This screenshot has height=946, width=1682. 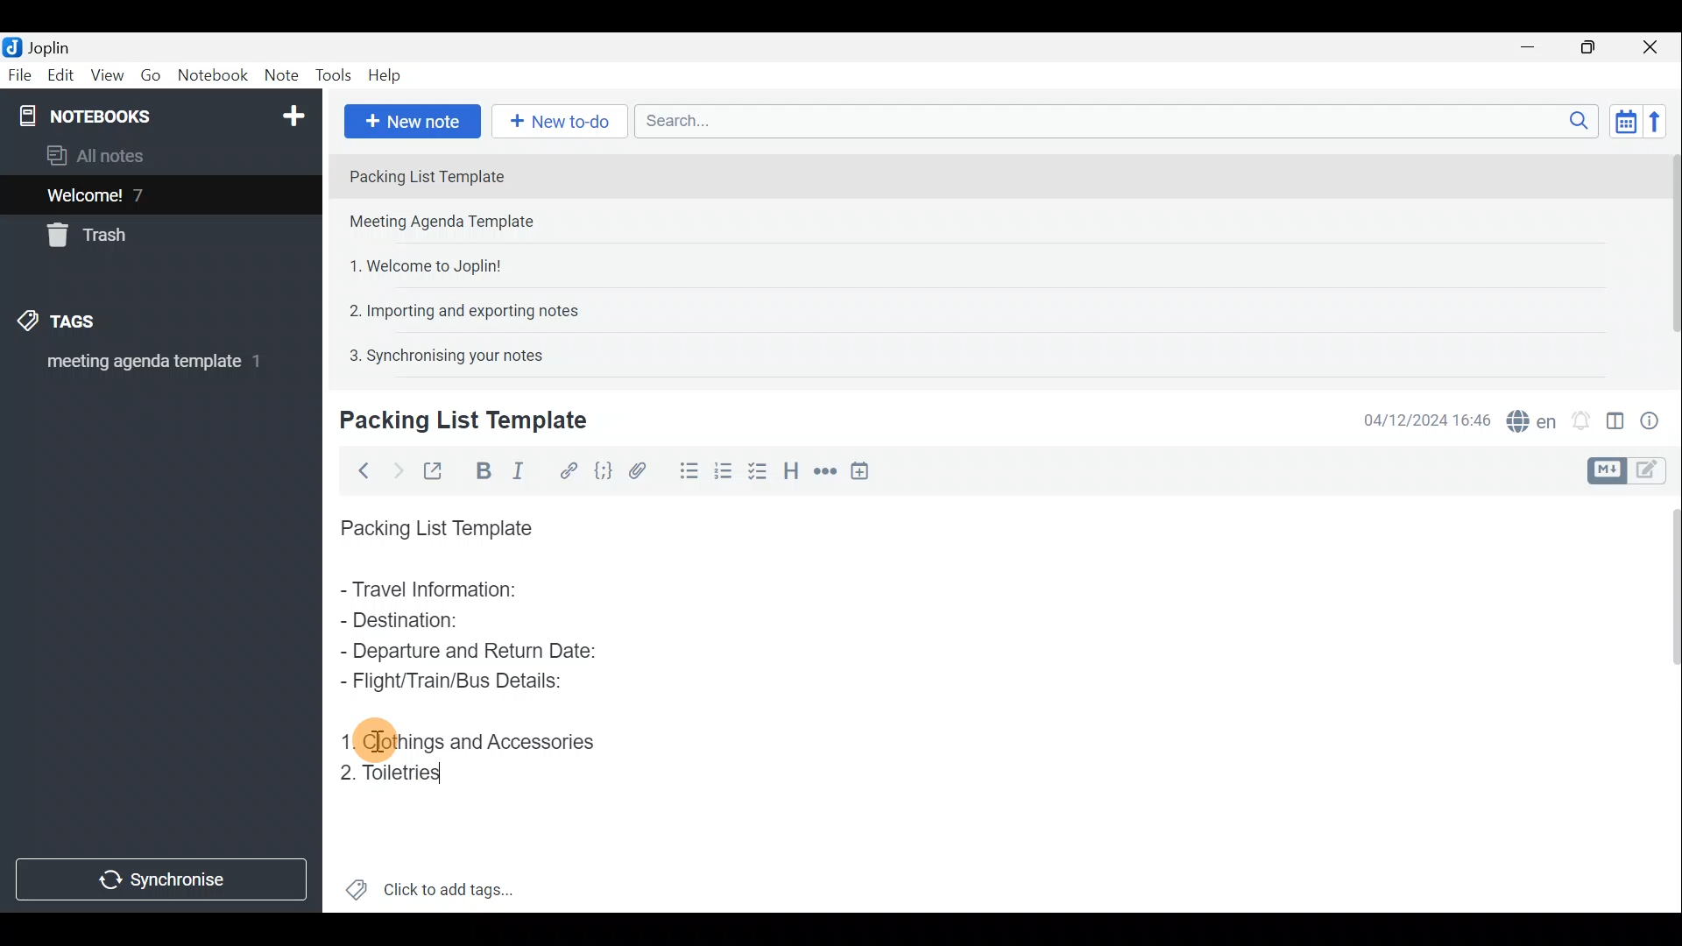 What do you see at coordinates (455, 307) in the screenshot?
I see `Note 4` at bounding box center [455, 307].